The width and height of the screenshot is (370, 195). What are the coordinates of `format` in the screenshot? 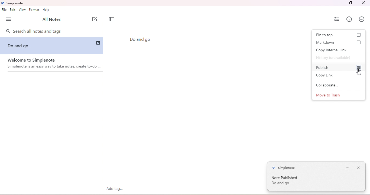 It's located at (34, 9).